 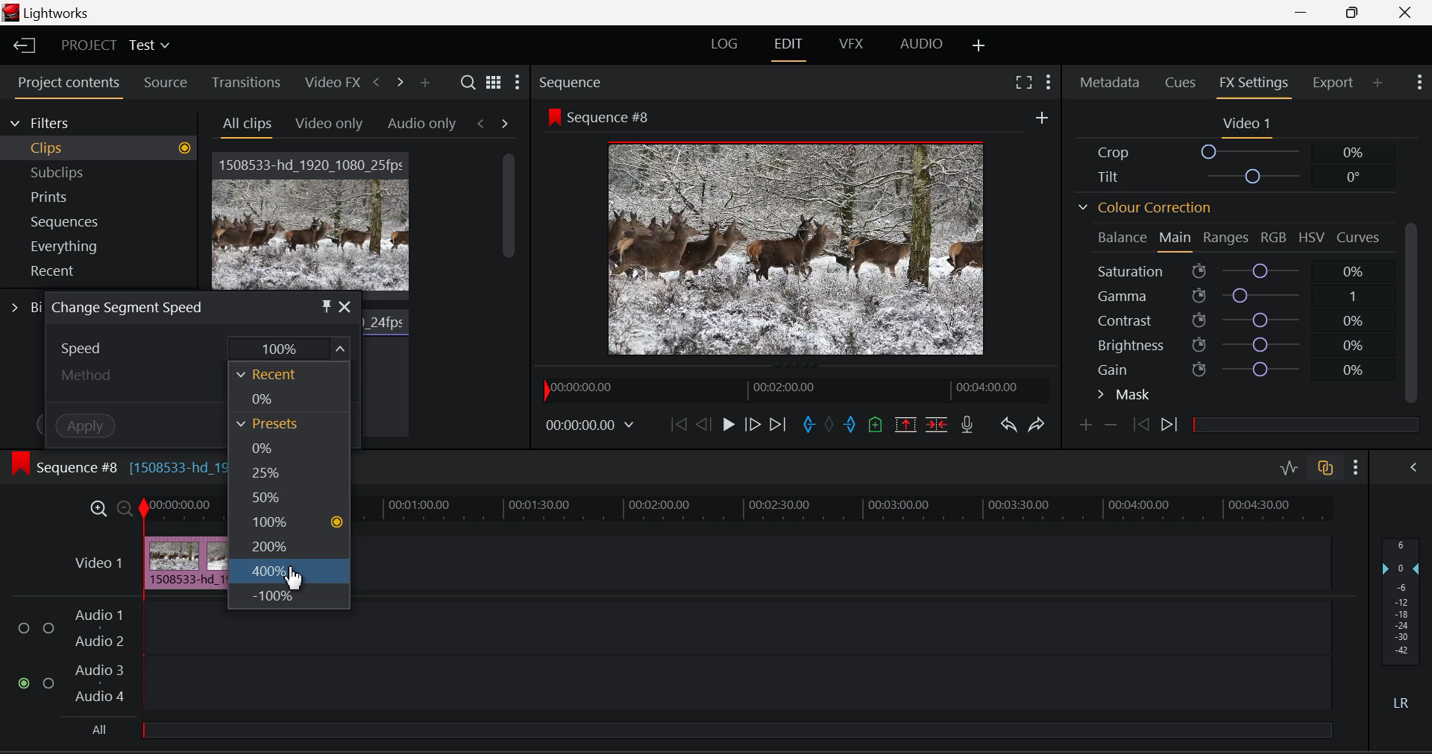 I want to click on Subclips, so click(x=108, y=172).